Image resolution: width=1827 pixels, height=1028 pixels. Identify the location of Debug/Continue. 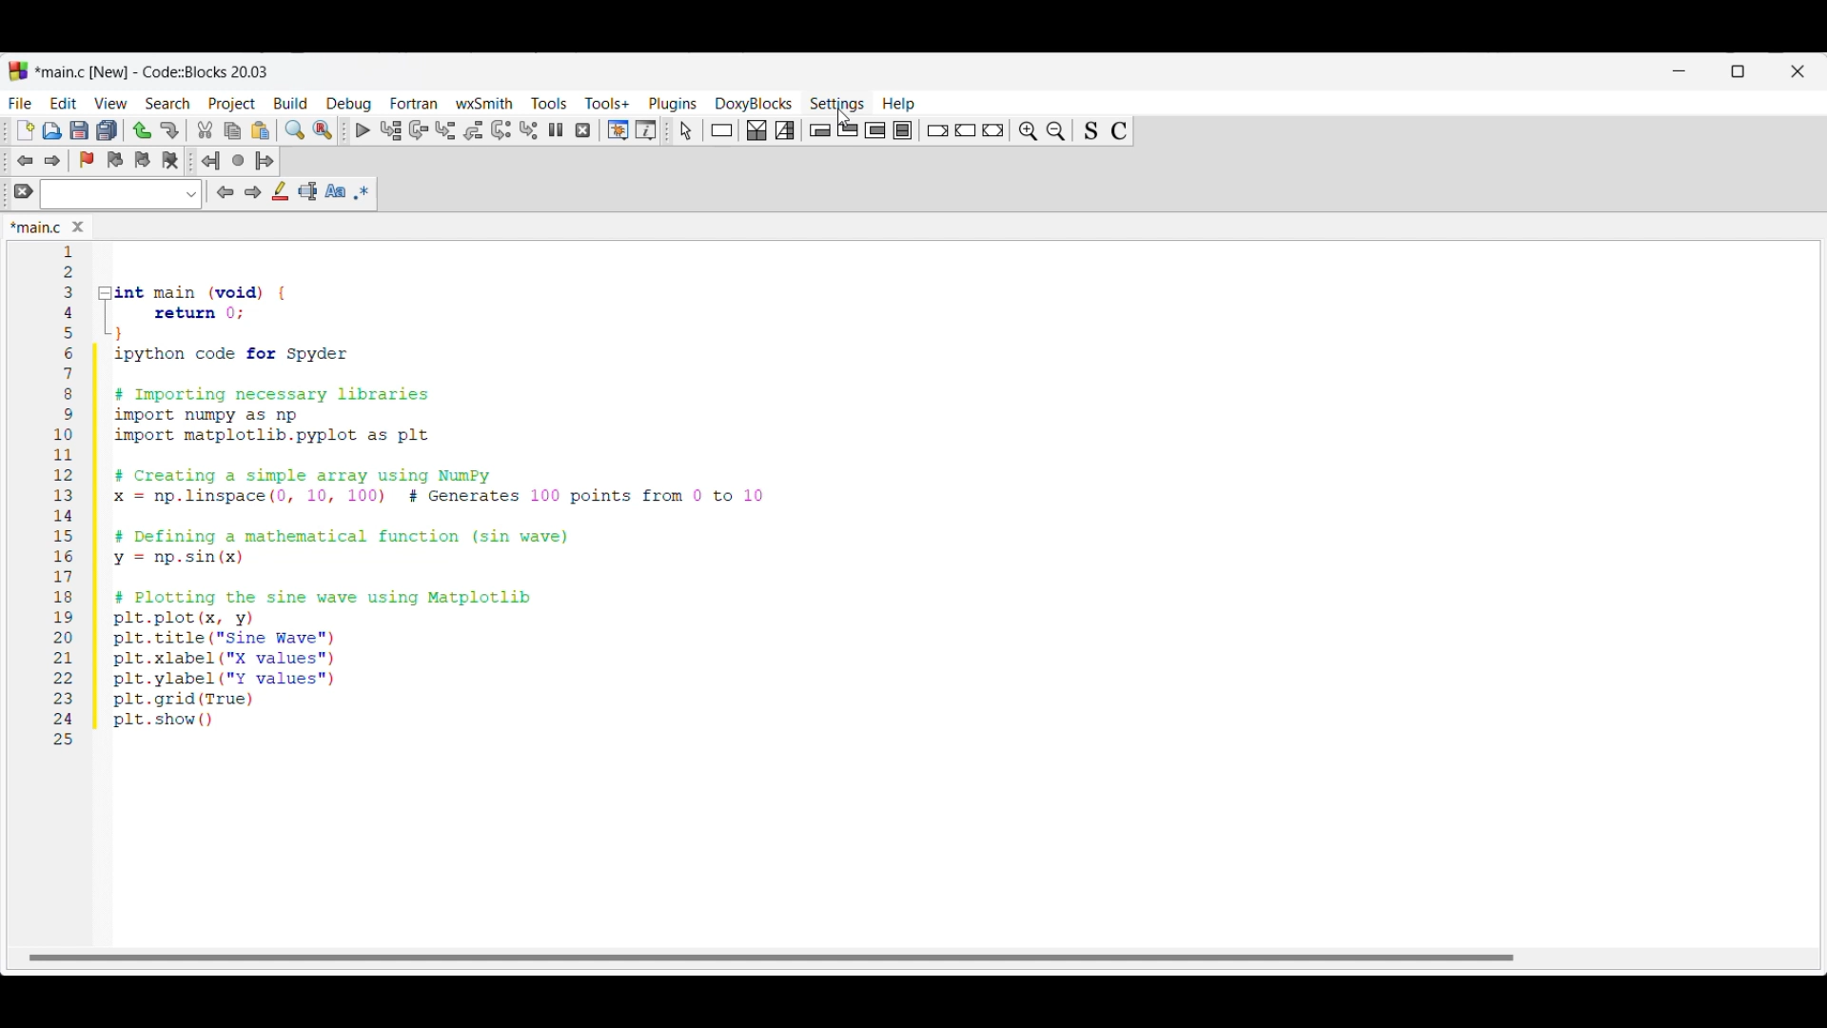
(363, 130).